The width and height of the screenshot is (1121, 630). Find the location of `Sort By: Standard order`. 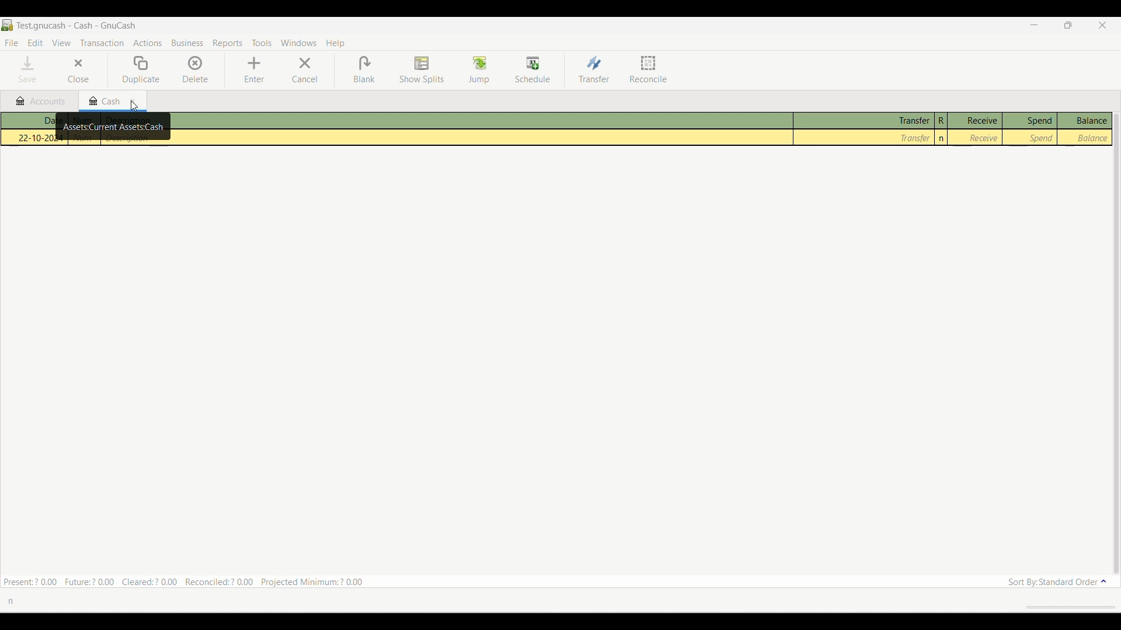

Sort By: Standard order is located at coordinates (1055, 581).